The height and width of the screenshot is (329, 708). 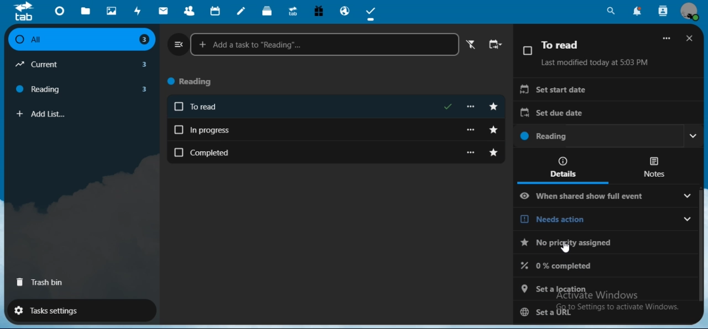 What do you see at coordinates (664, 10) in the screenshot?
I see `search contacts` at bounding box center [664, 10].